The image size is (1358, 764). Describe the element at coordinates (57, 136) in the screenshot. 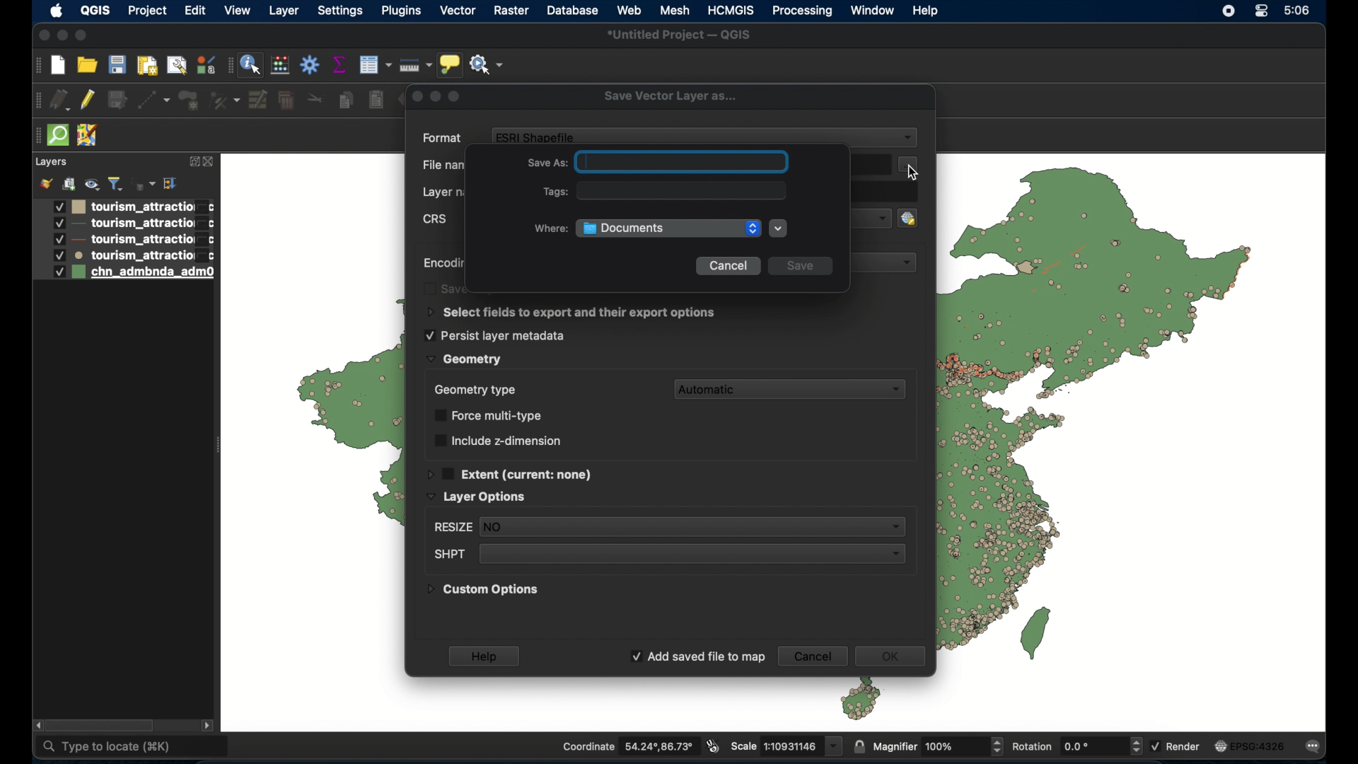

I see `quick osm` at that location.